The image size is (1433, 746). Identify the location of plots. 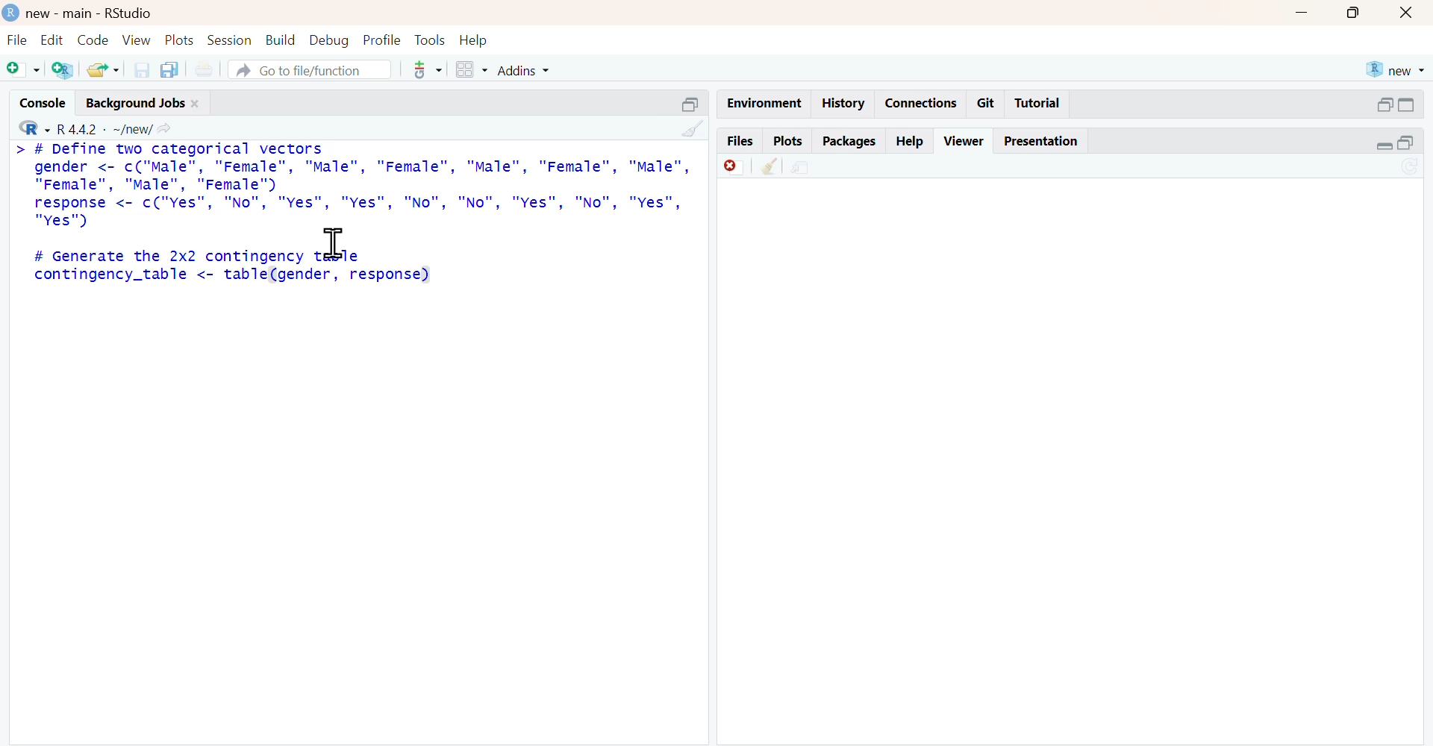
(790, 141).